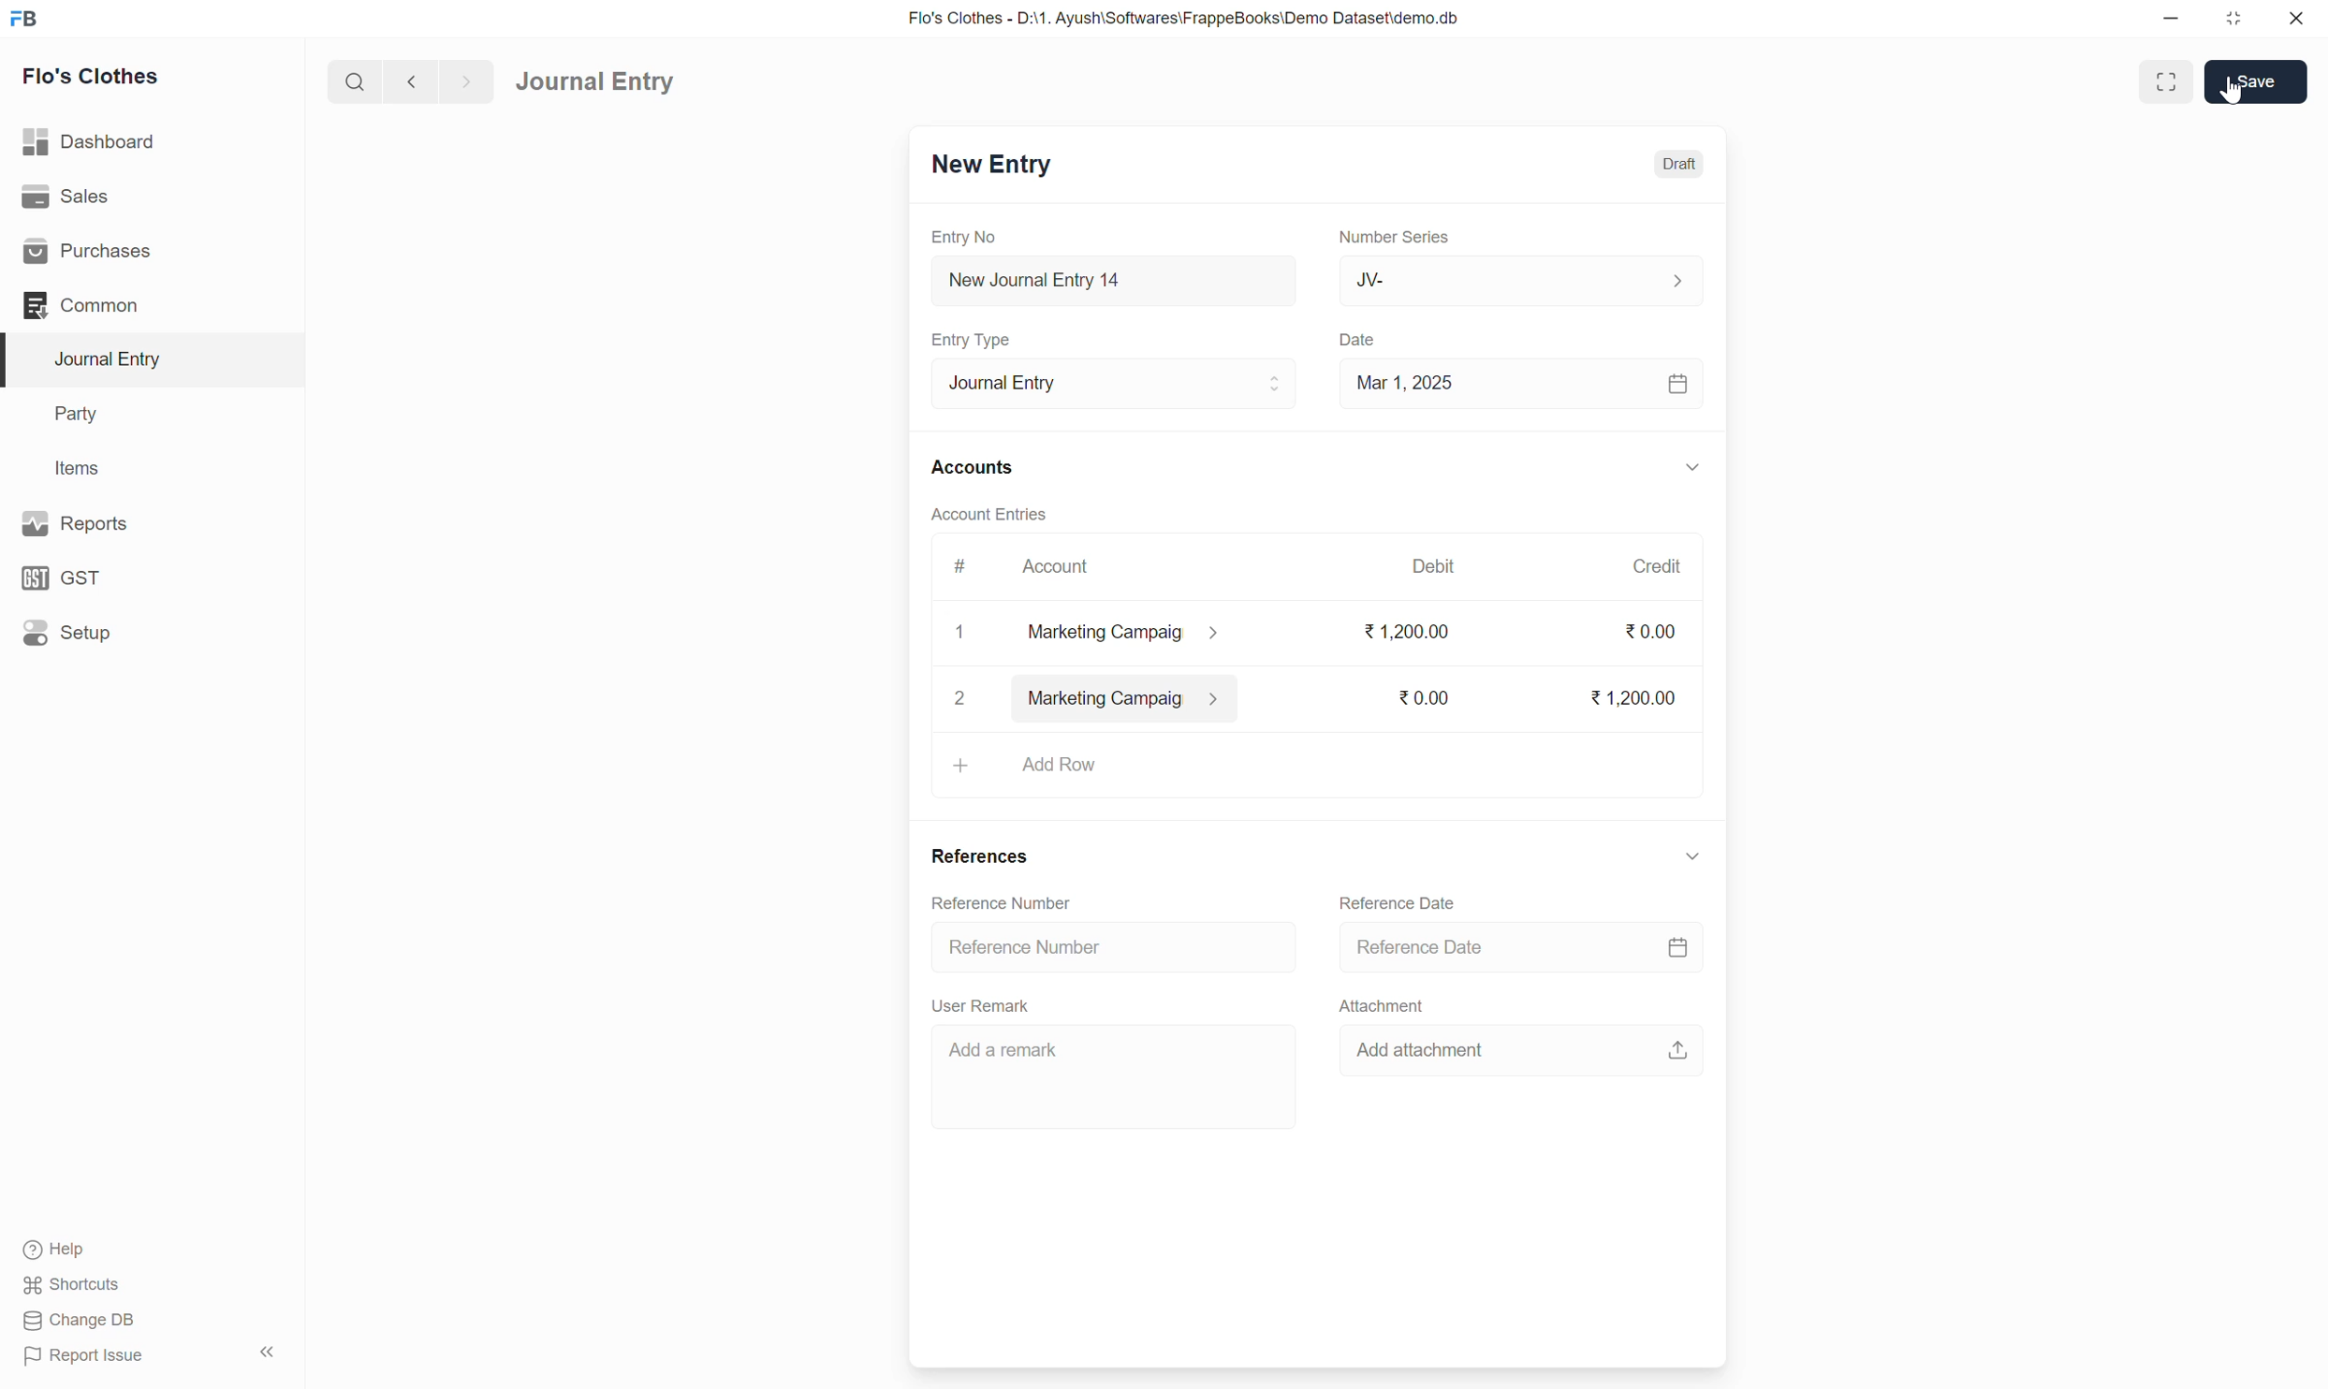 This screenshot has height=1389, width=2328. What do you see at coordinates (1125, 698) in the screenshot?
I see `marketing campaig` at bounding box center [1125, 698].